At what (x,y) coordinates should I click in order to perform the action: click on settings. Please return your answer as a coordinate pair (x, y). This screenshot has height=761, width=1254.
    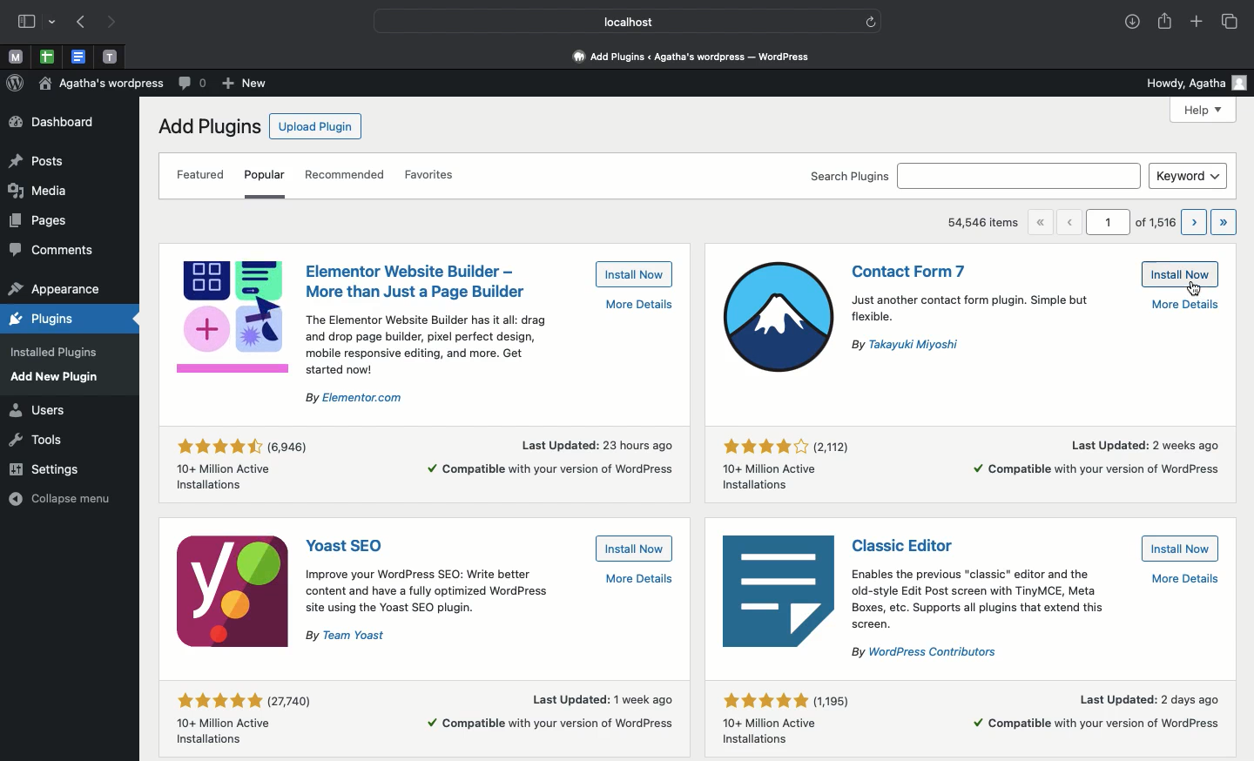
    Looking at the image, I should click on (44, 468).